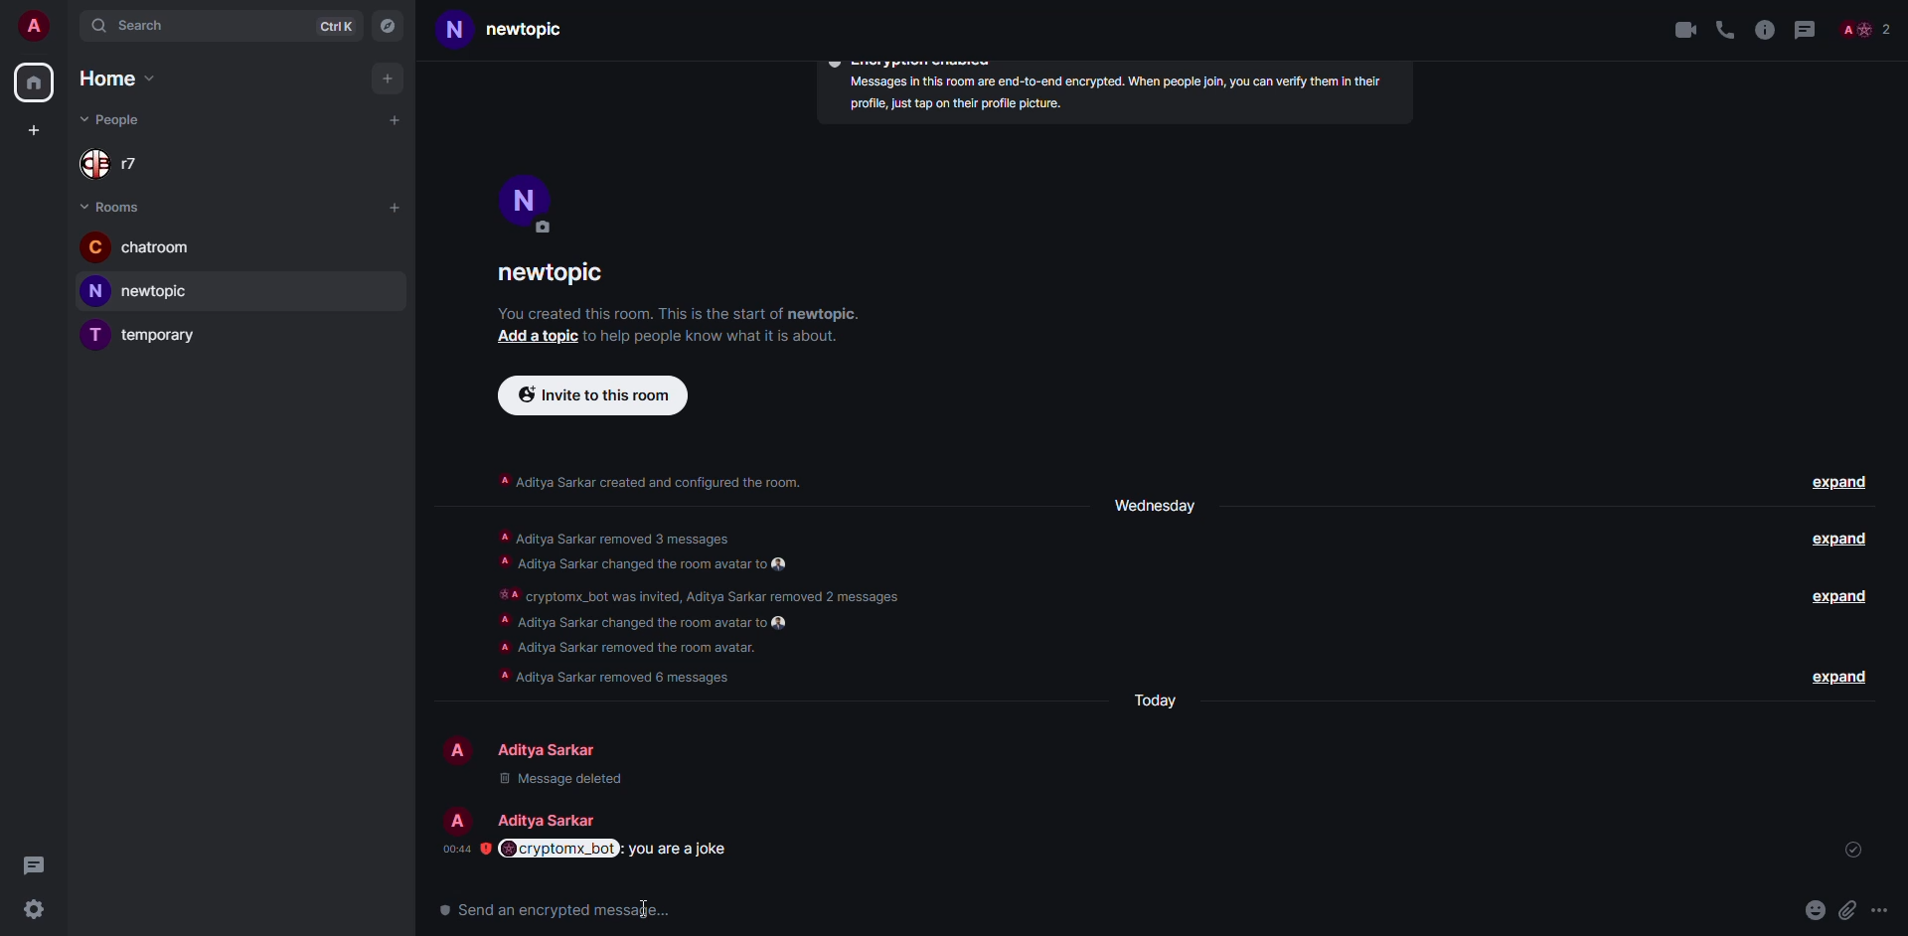 This screenshot has width=1908, height=936. I want to click on Aditya Sarkar, so click(522, 817).